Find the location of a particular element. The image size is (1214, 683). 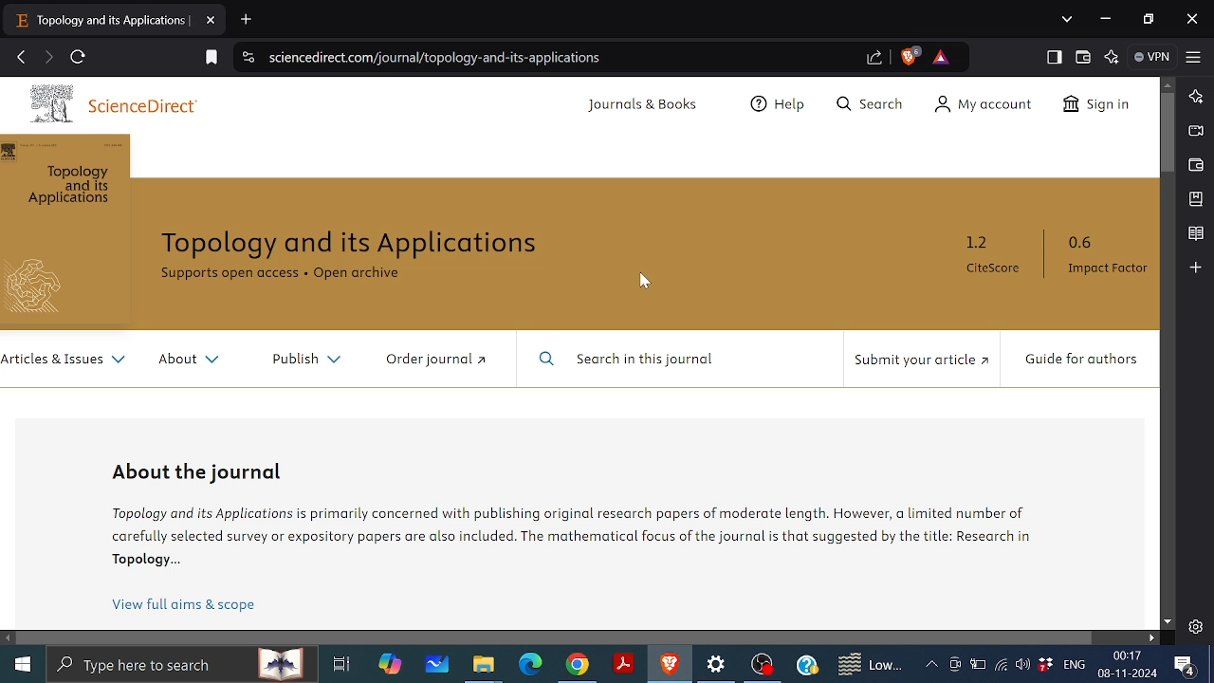

cursor is located at coordinates (647, 282).